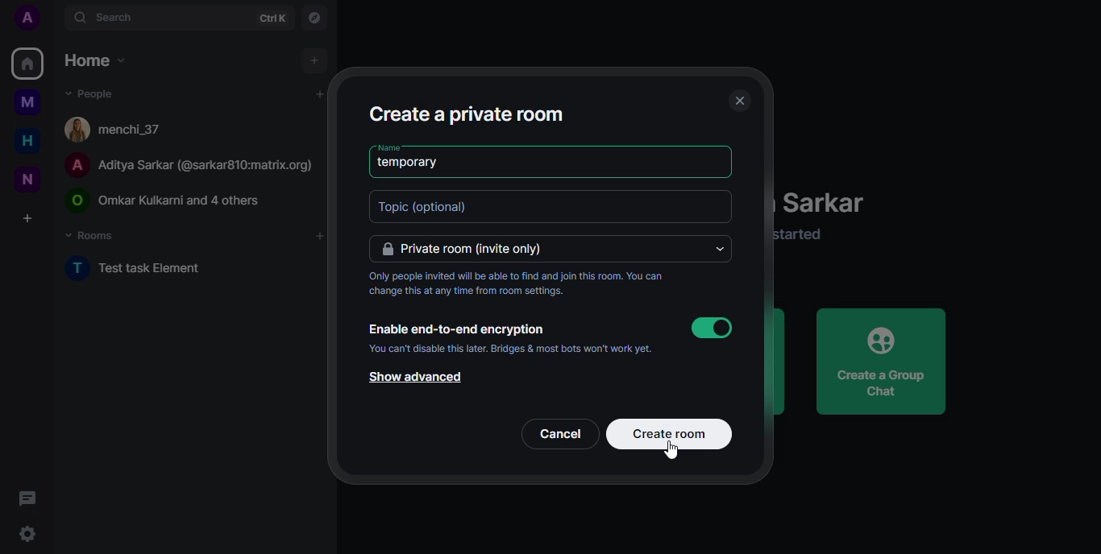 The image size is (1101, 554). Describe the element at coordinates (164, 201) in the screenshot. I see `© Omkar Kulkarni and 4 others` at that location.